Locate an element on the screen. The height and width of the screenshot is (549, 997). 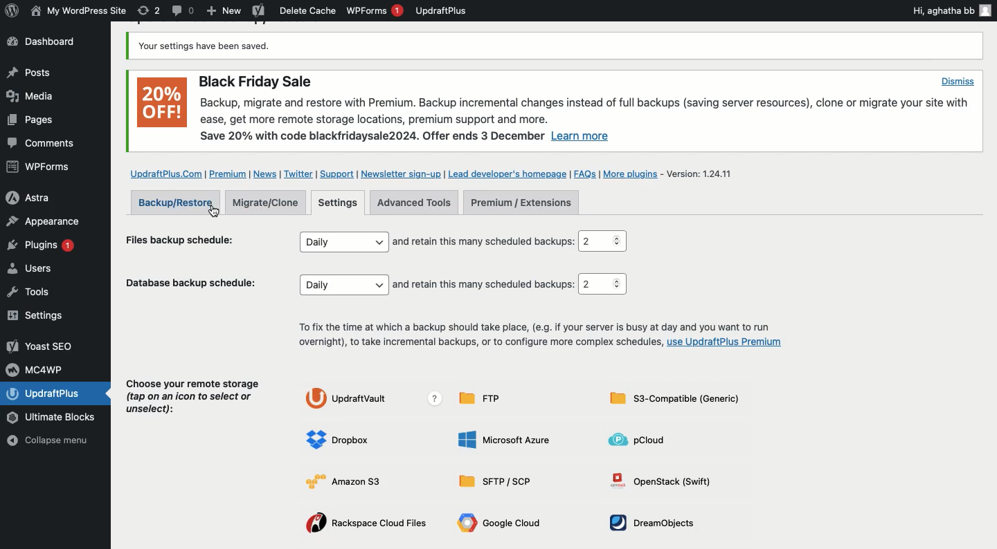
FAQs is located at coordinates (586, 173).